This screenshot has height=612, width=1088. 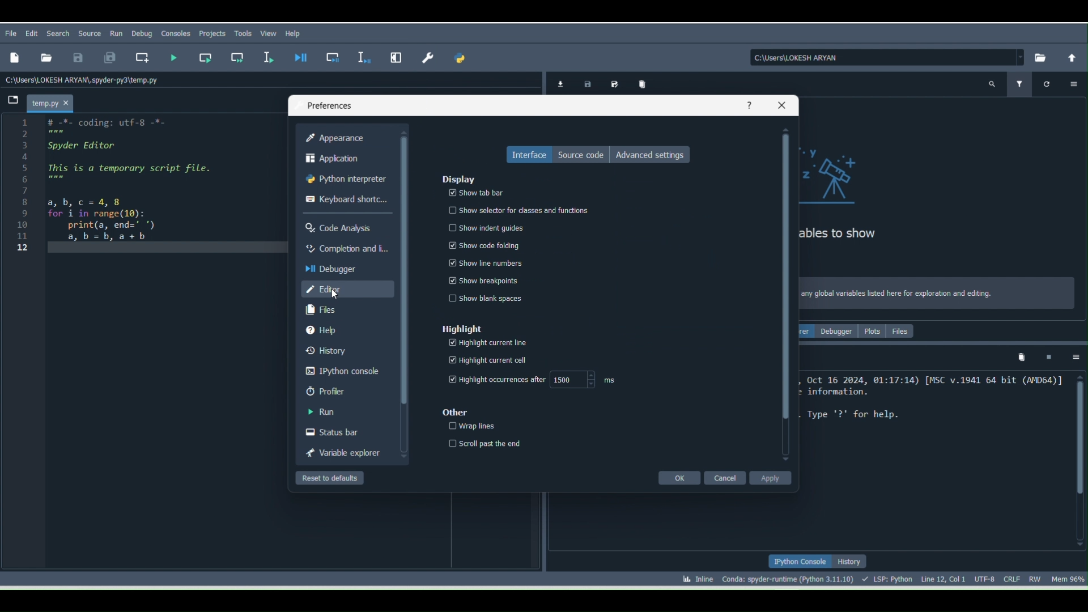 What do you see at coordinates (398, 54) in the screenshot?
I see `Maximize current pane (Ctrl + Alt + Shift + M)` at bounding box center [398, 54].